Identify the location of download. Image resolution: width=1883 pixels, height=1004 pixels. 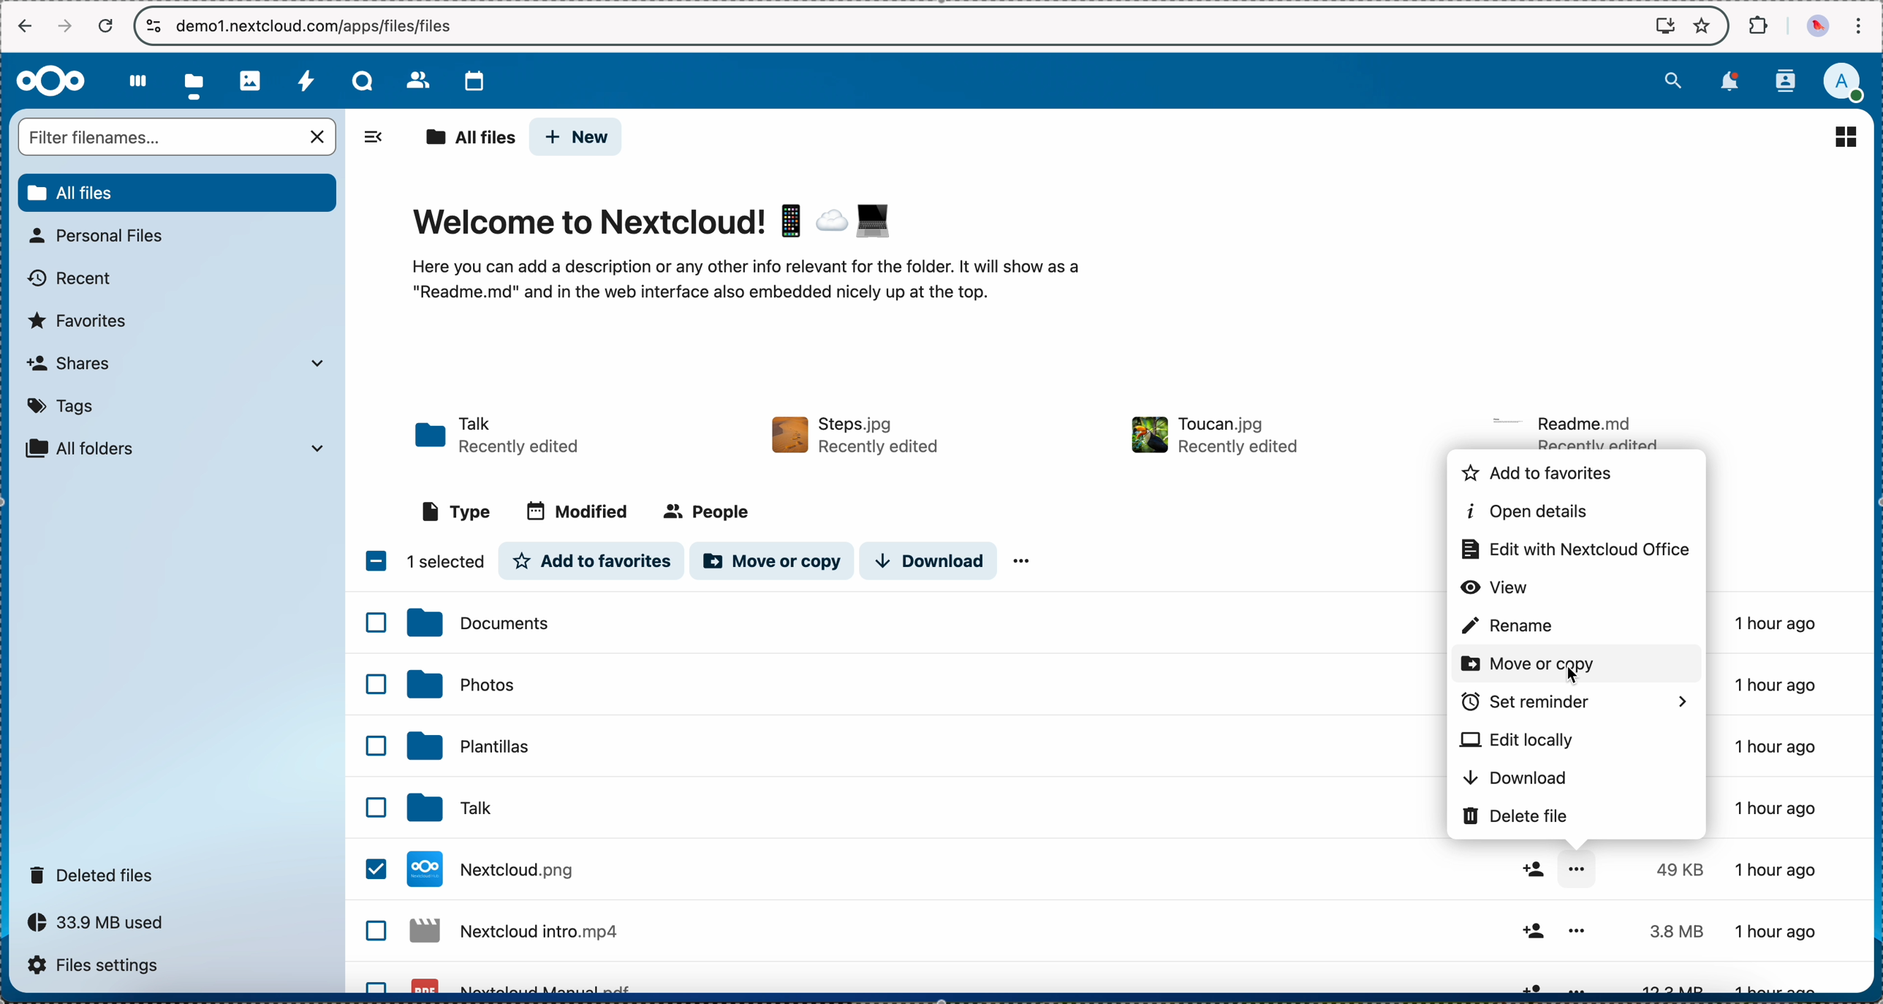
(1518, 777).